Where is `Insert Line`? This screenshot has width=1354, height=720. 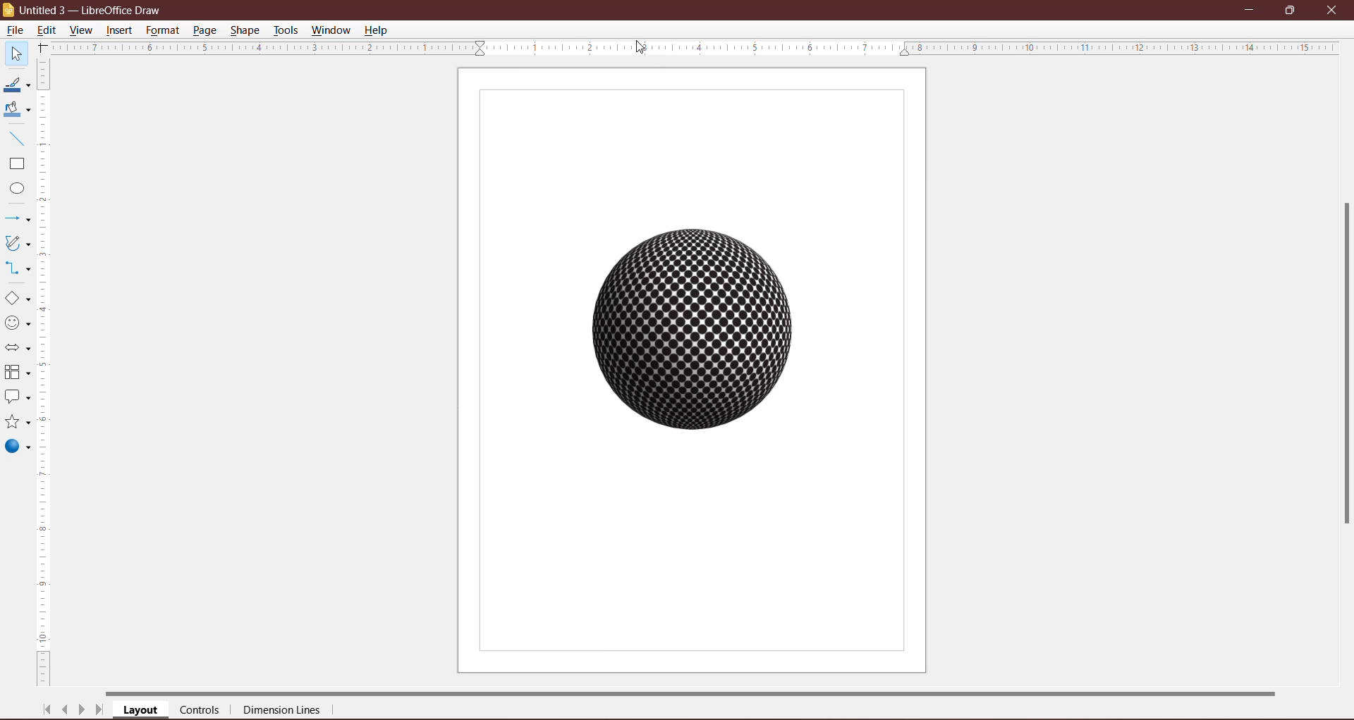 Insert Line is located at coordinates (16, 138).